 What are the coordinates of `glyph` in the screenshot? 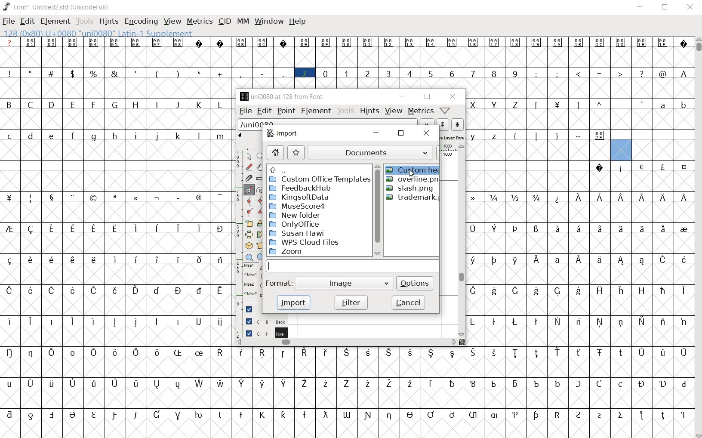 It's located at (389, 416).